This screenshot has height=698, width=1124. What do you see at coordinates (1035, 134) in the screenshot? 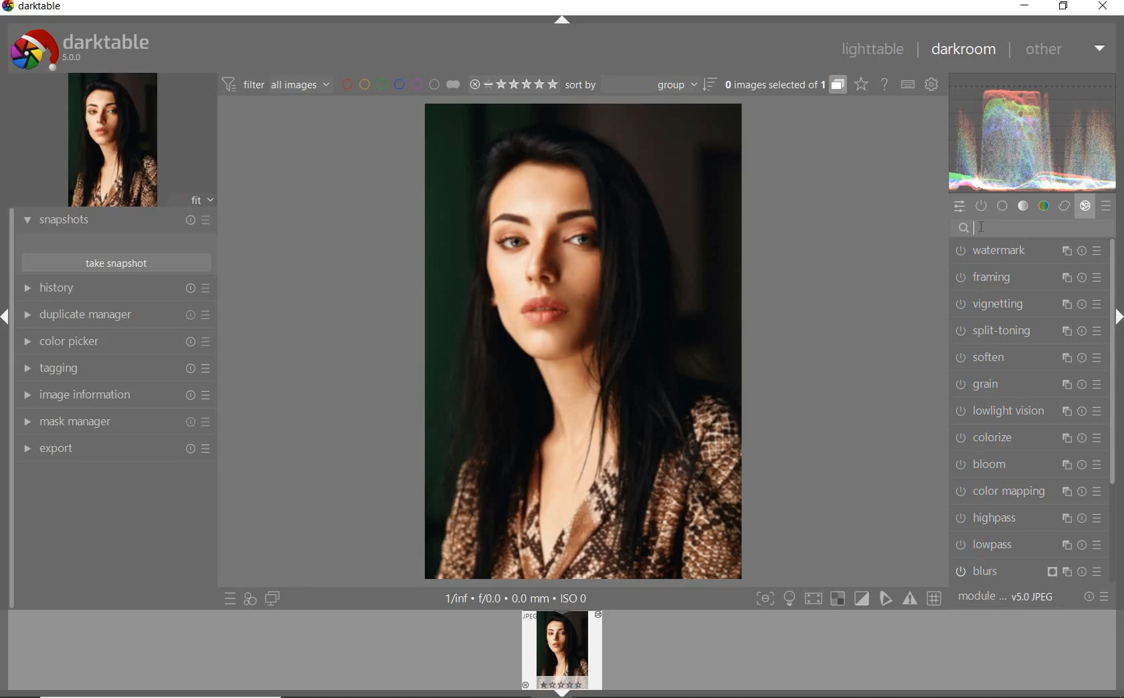
I see `waveform` at bounding box center [1035, 134].